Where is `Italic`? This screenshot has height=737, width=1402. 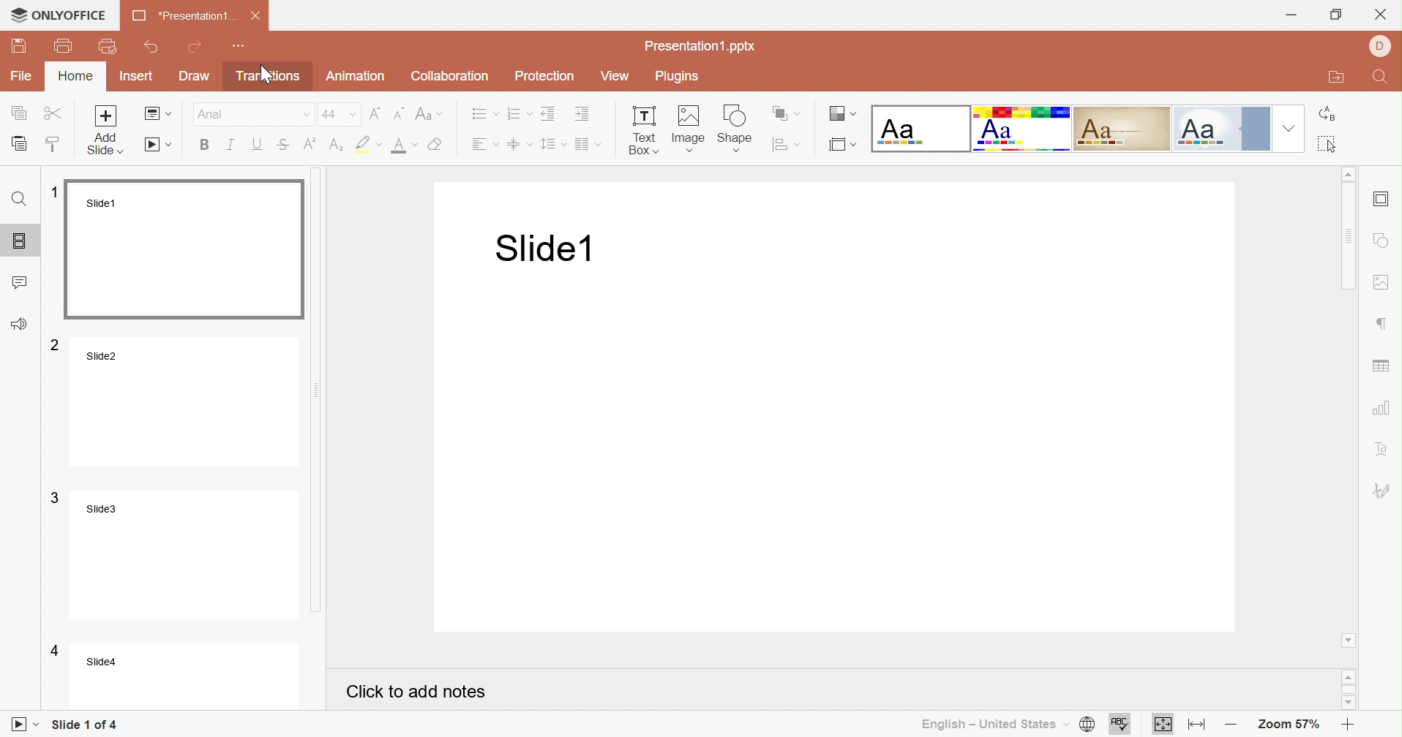 Italic is located at coordinates (236, 146).